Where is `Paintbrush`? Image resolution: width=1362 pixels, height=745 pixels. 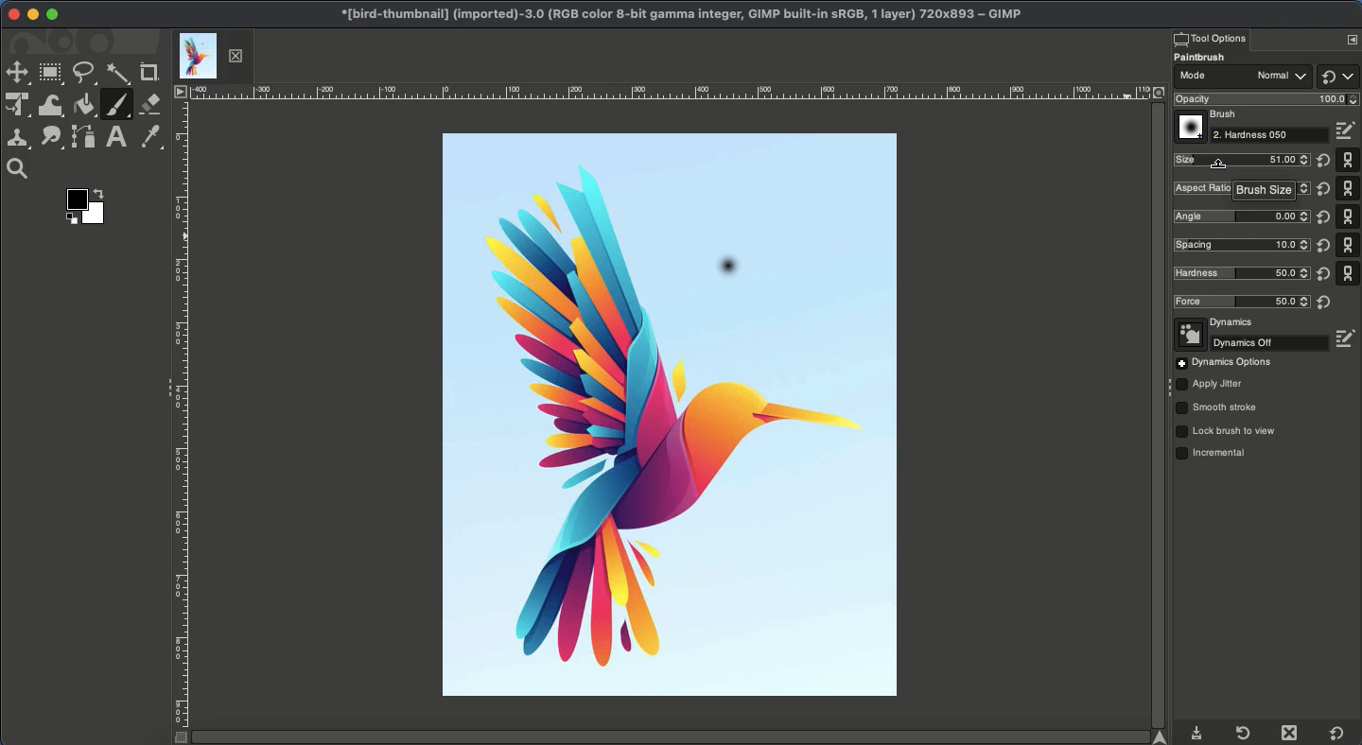
Paintbrush is located at coordinates (1212, 58).